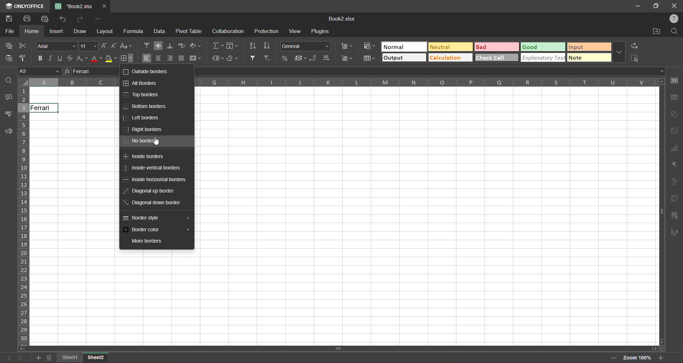 This screenshot has height=363, width=683. What do you see at coordinates (253, 46) in the screenshot?
I see `sort ascending` at bounding box center [253, 46].